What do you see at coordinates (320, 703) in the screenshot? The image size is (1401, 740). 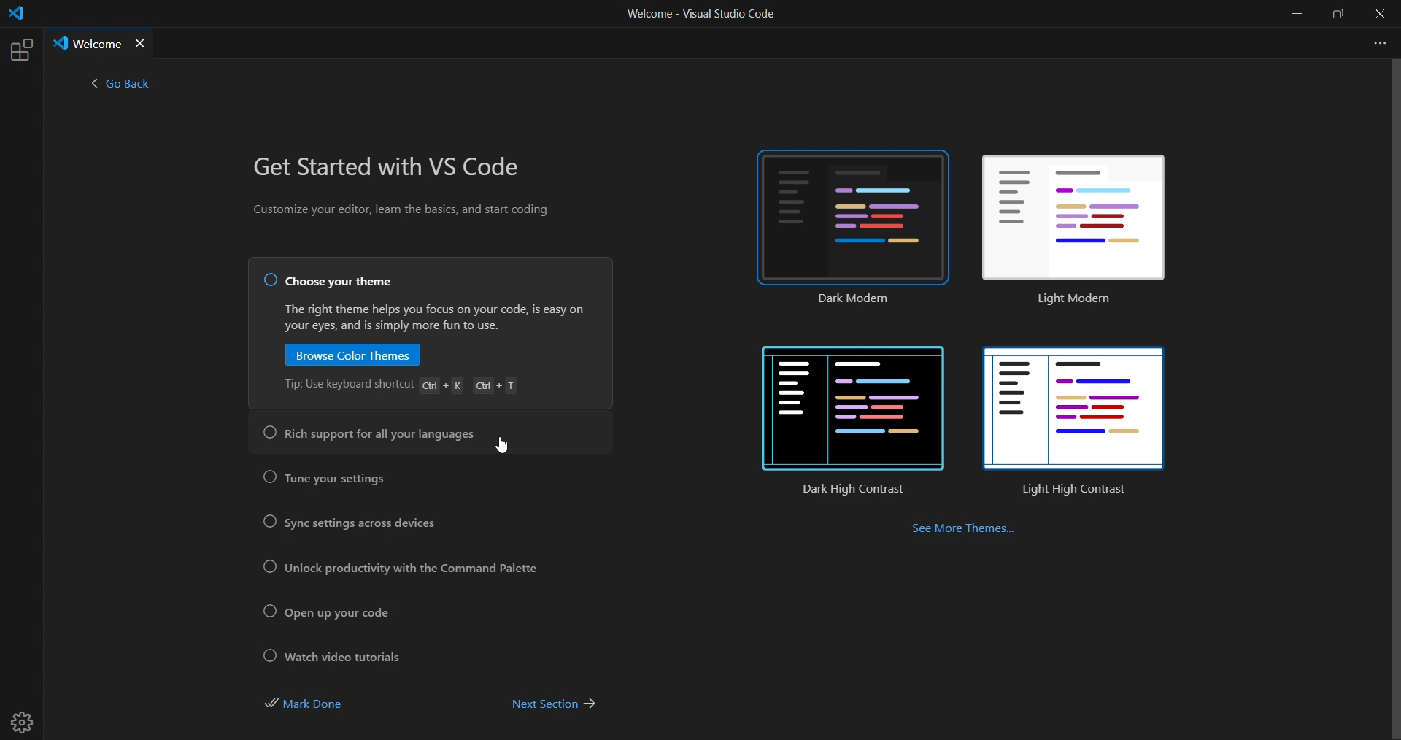 I see `mark done` at bounding box center [320, 703].